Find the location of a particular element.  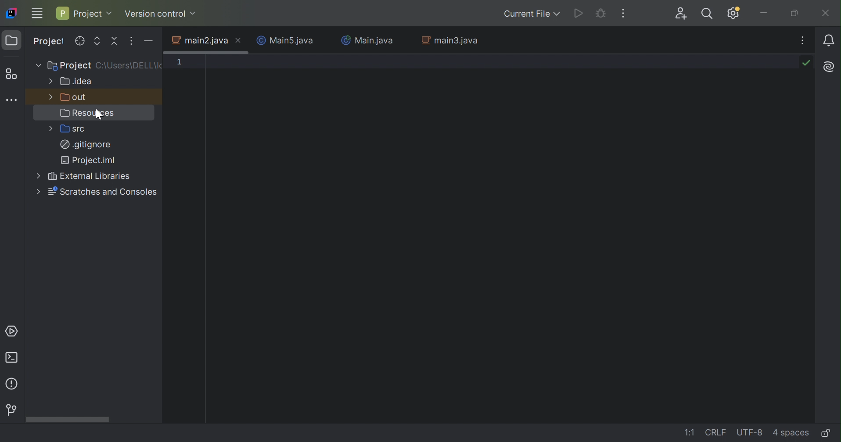

1 is located at coordinates (181, 61).